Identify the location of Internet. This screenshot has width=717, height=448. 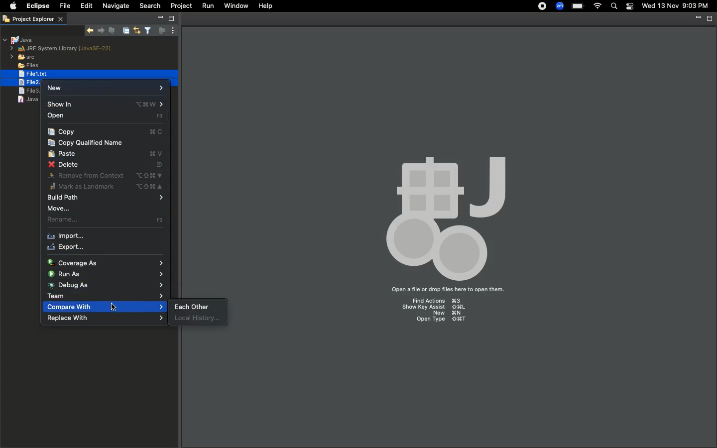
(598, 6).